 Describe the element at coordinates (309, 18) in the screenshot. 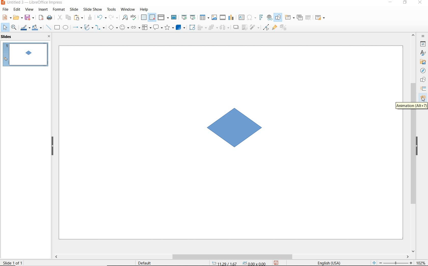

I see `delete slides` at that location.